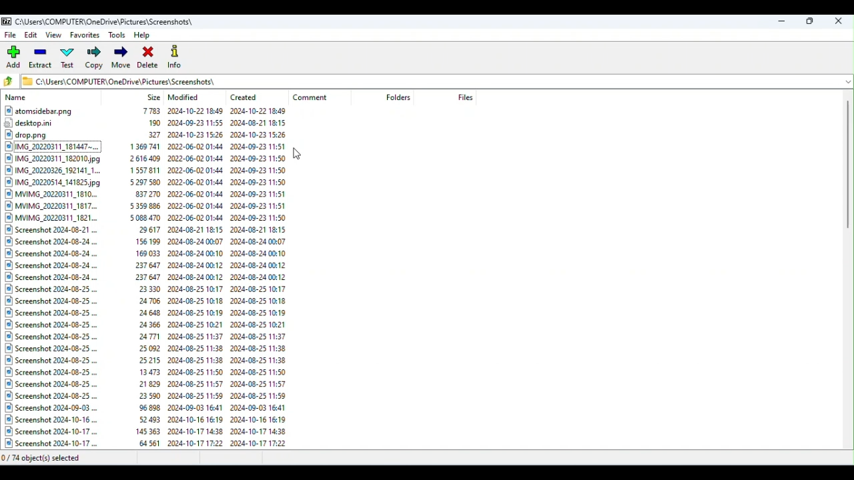  I want to click on Files, so click(146, 277).